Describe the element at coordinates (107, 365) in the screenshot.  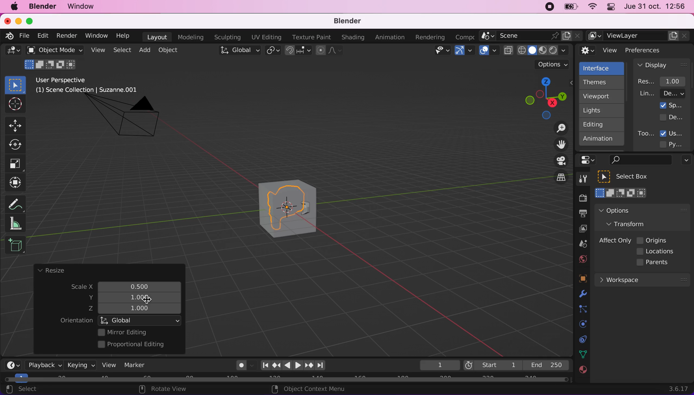
I see `view` at that location.